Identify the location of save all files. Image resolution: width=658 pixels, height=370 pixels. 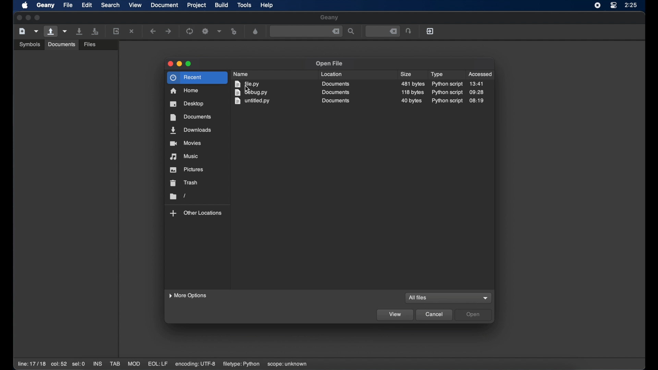
(95, 32).